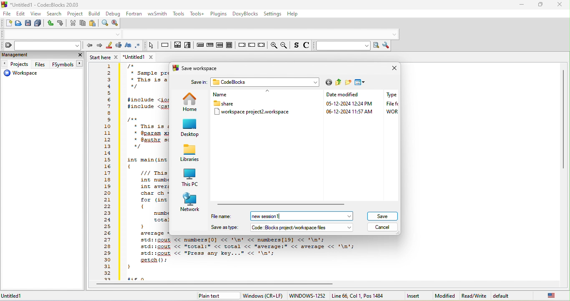  What do you see at coordinates (383, 227) in the screenshot?
I see `cancel` at bounding box center [383, 227].